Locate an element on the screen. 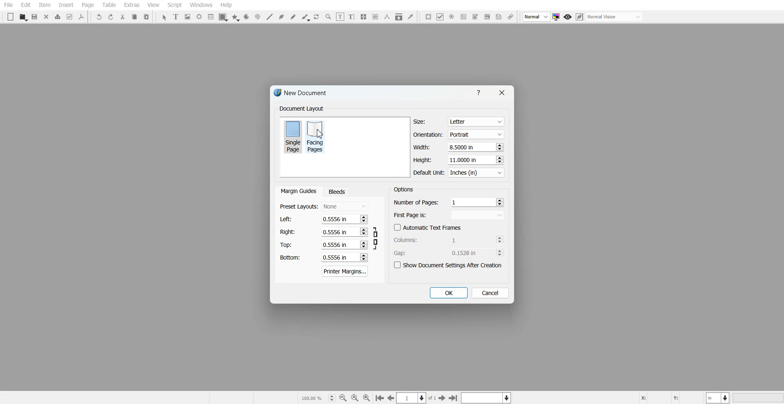 This screenshot has width=784, height=404. Zoom to 100% is located at coordinates (355, 397).